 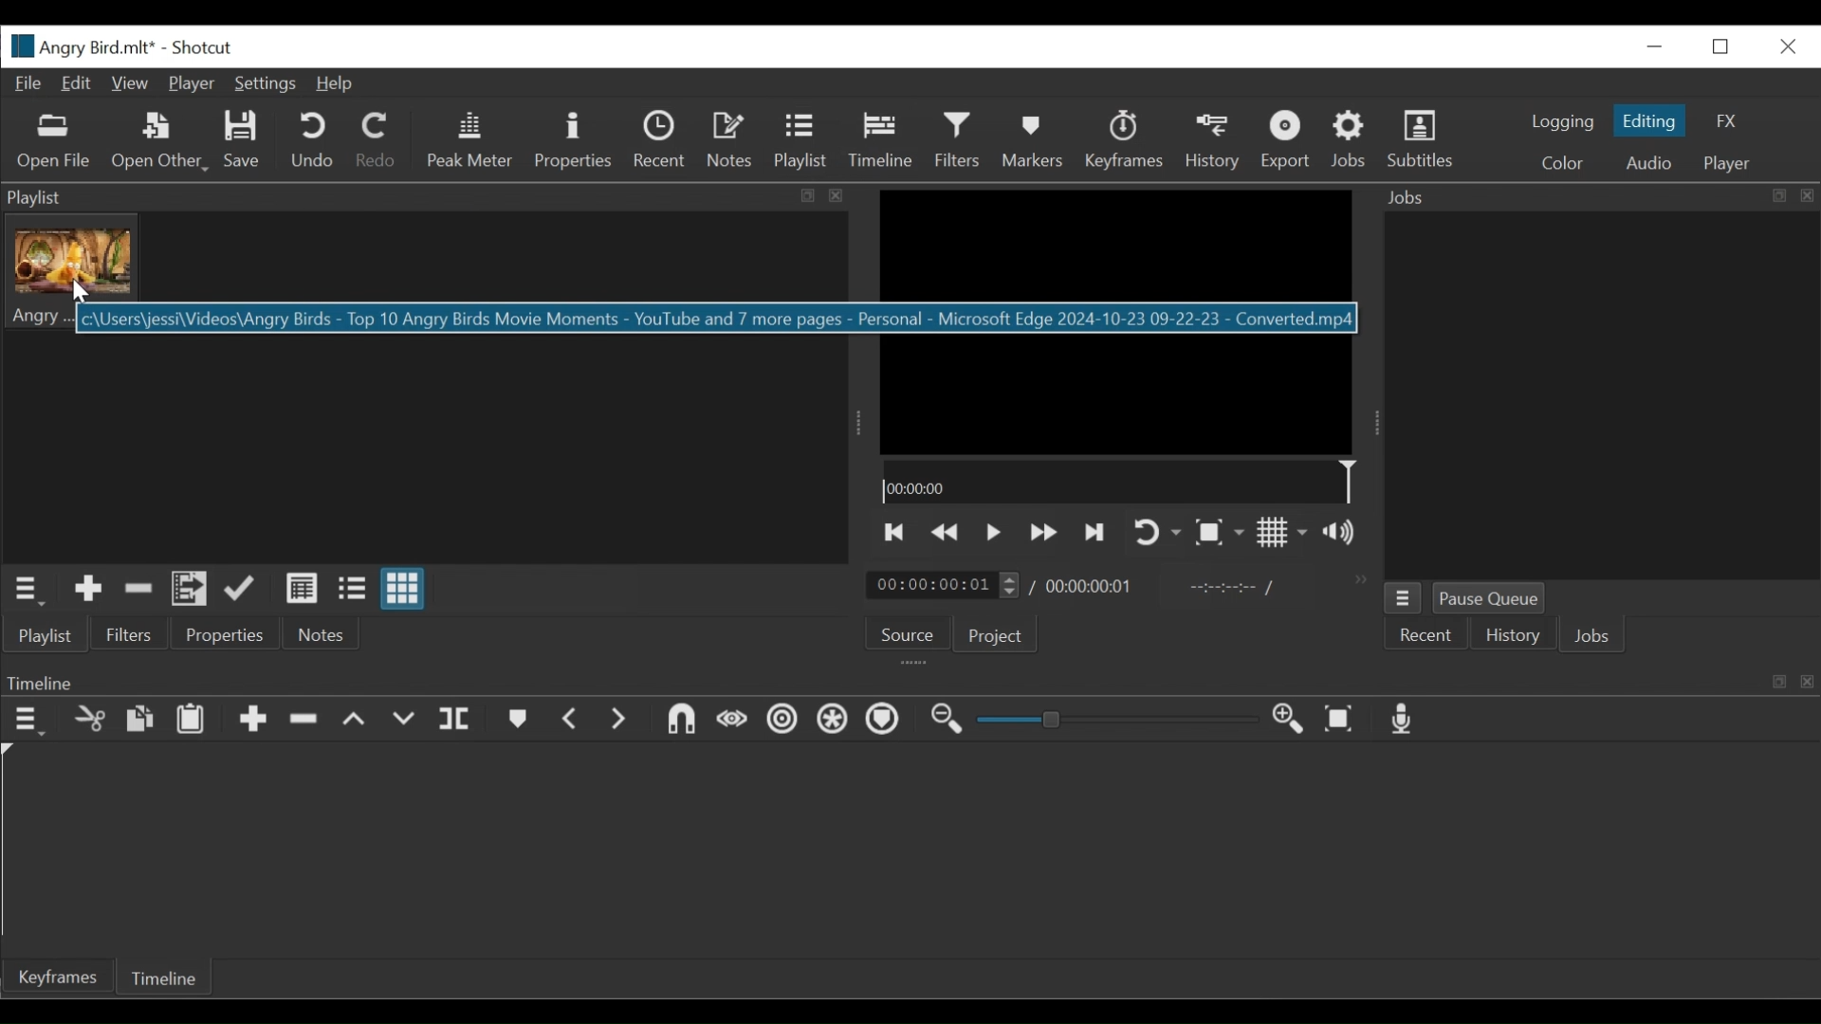 What do you see at coordinates (127, 634) in the screenshot?
I see `Filters` at bounding box center [127, 634].